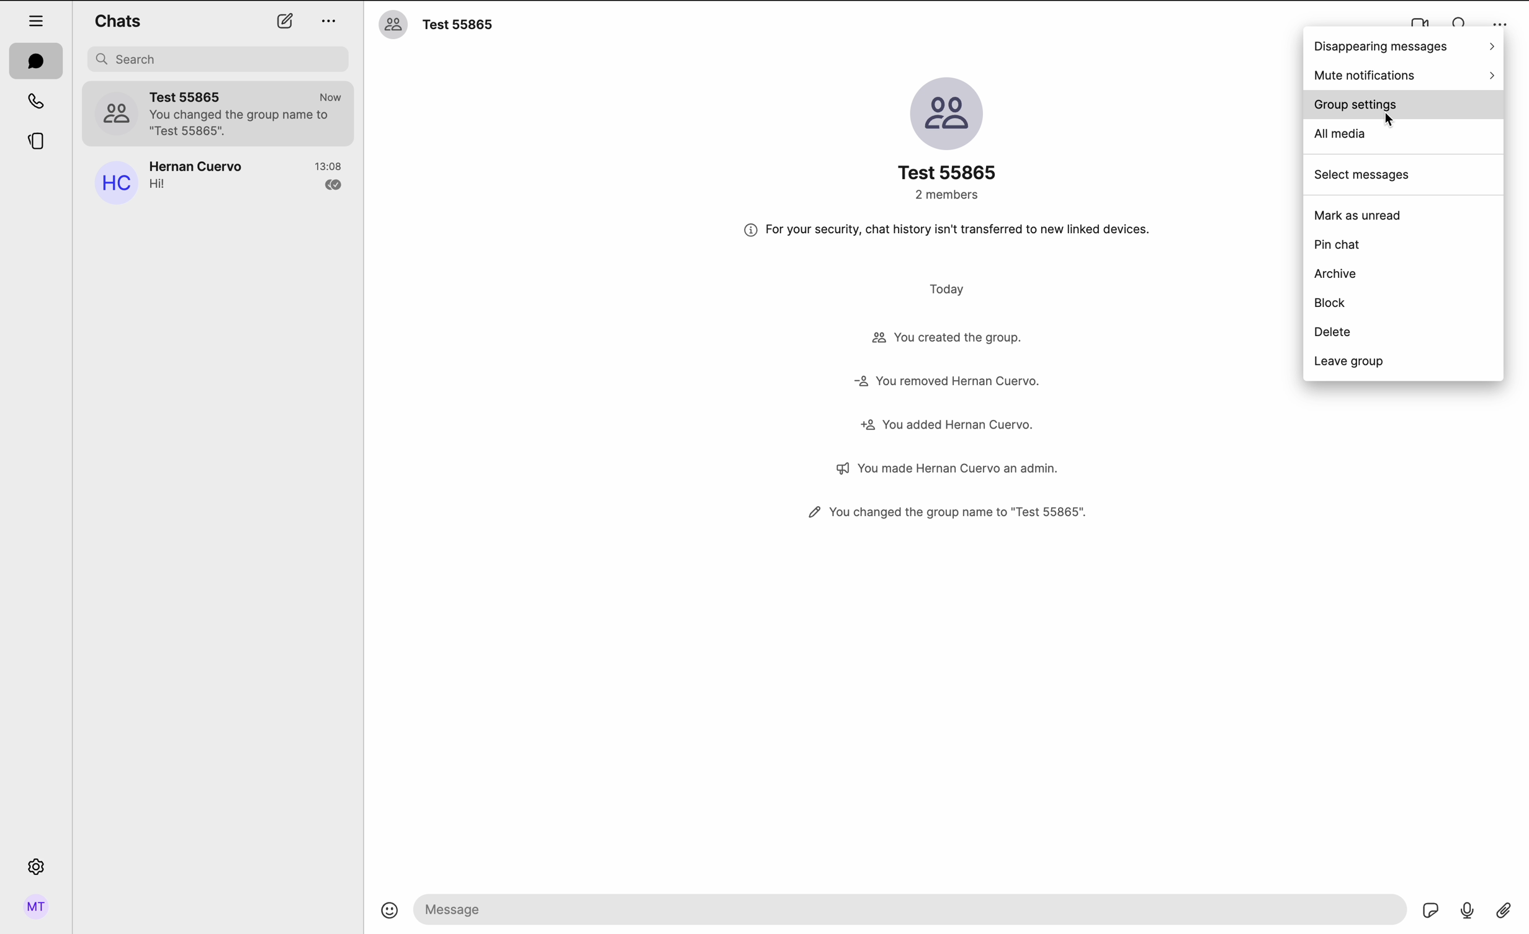 The width and height of the screenshot is (1529, 934). I want to click on settings, so click(37, 865).